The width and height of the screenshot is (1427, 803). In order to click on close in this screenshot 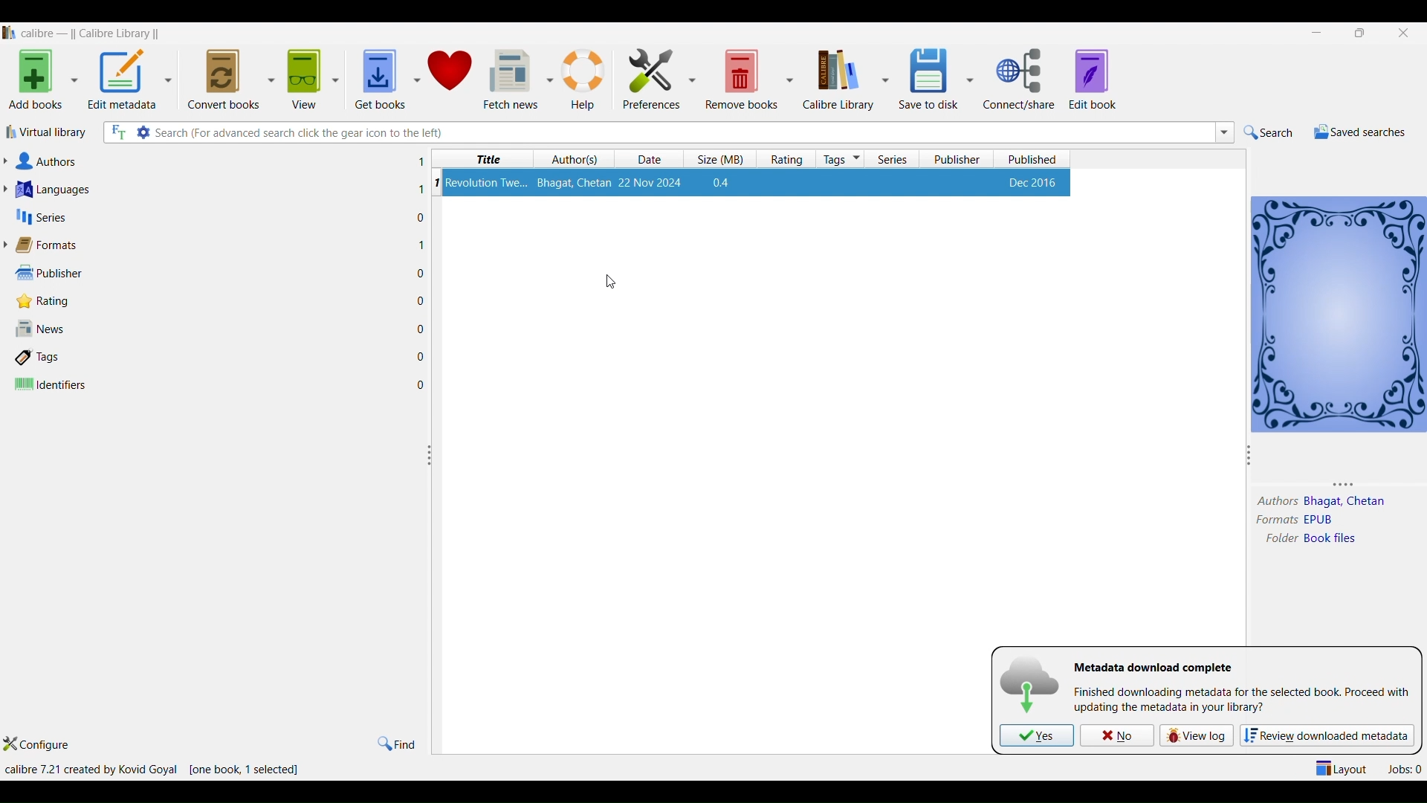, I will do `click(1408, 34)`.